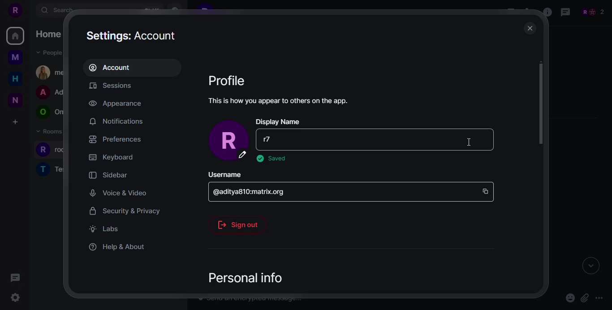 This screenshot has width=612, height=310. Describe the element at coordinates (227, 141) in the screenshot. I see `profile pic` at that location.